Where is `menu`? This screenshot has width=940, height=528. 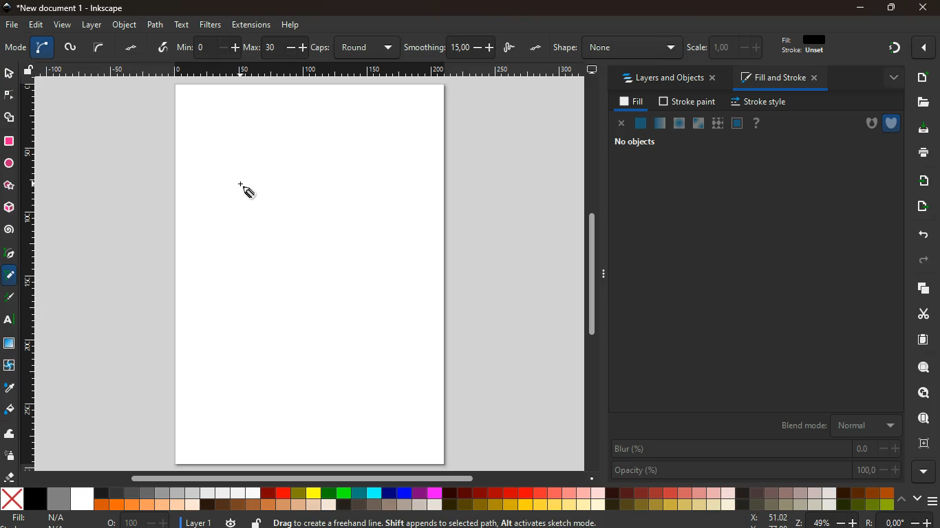
menu is located at coordinates (934, 499).